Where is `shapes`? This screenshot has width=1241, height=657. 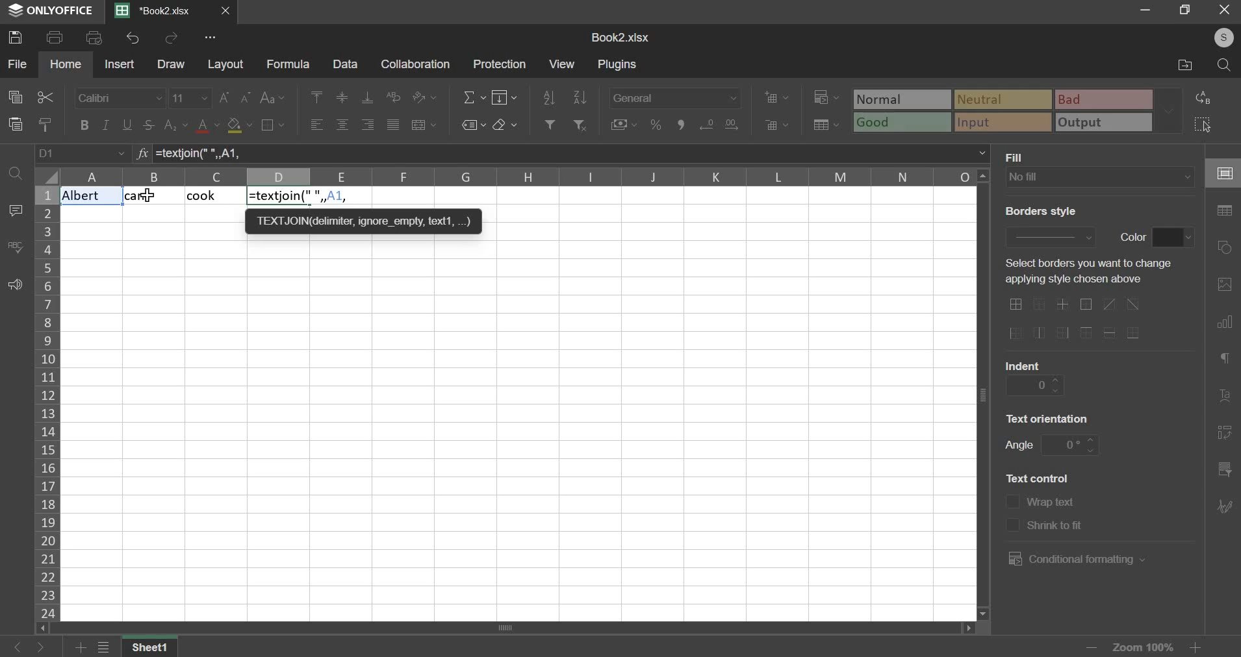 shapes is located at coordinates (1227, 248).